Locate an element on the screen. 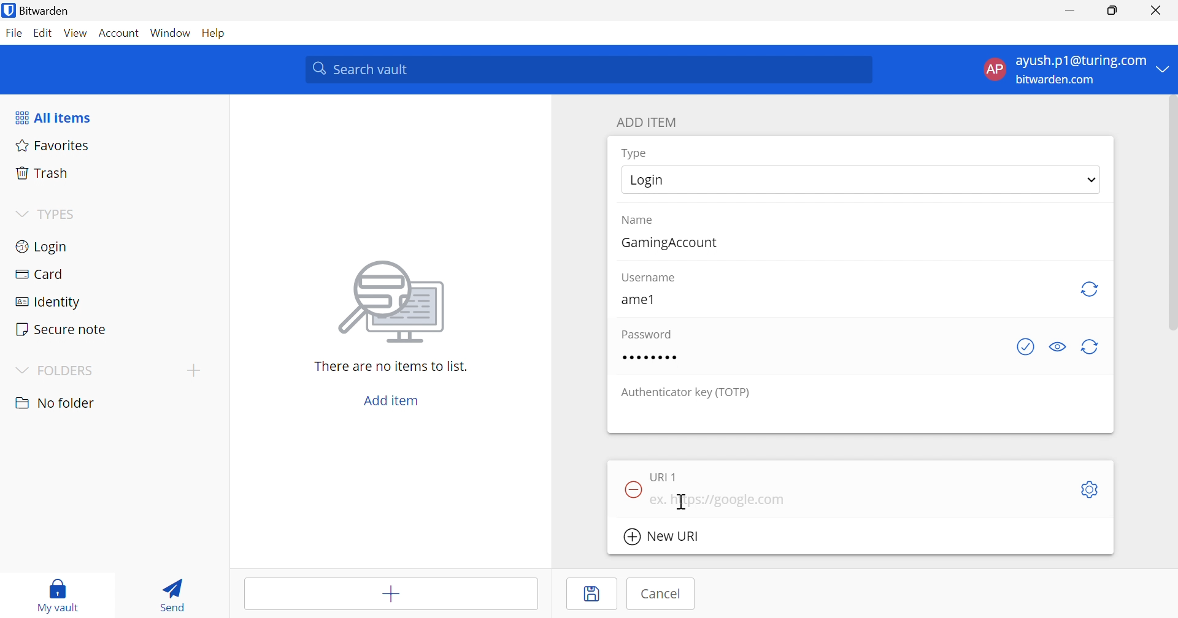  Drop Down is located at coordinates (1166, 68).